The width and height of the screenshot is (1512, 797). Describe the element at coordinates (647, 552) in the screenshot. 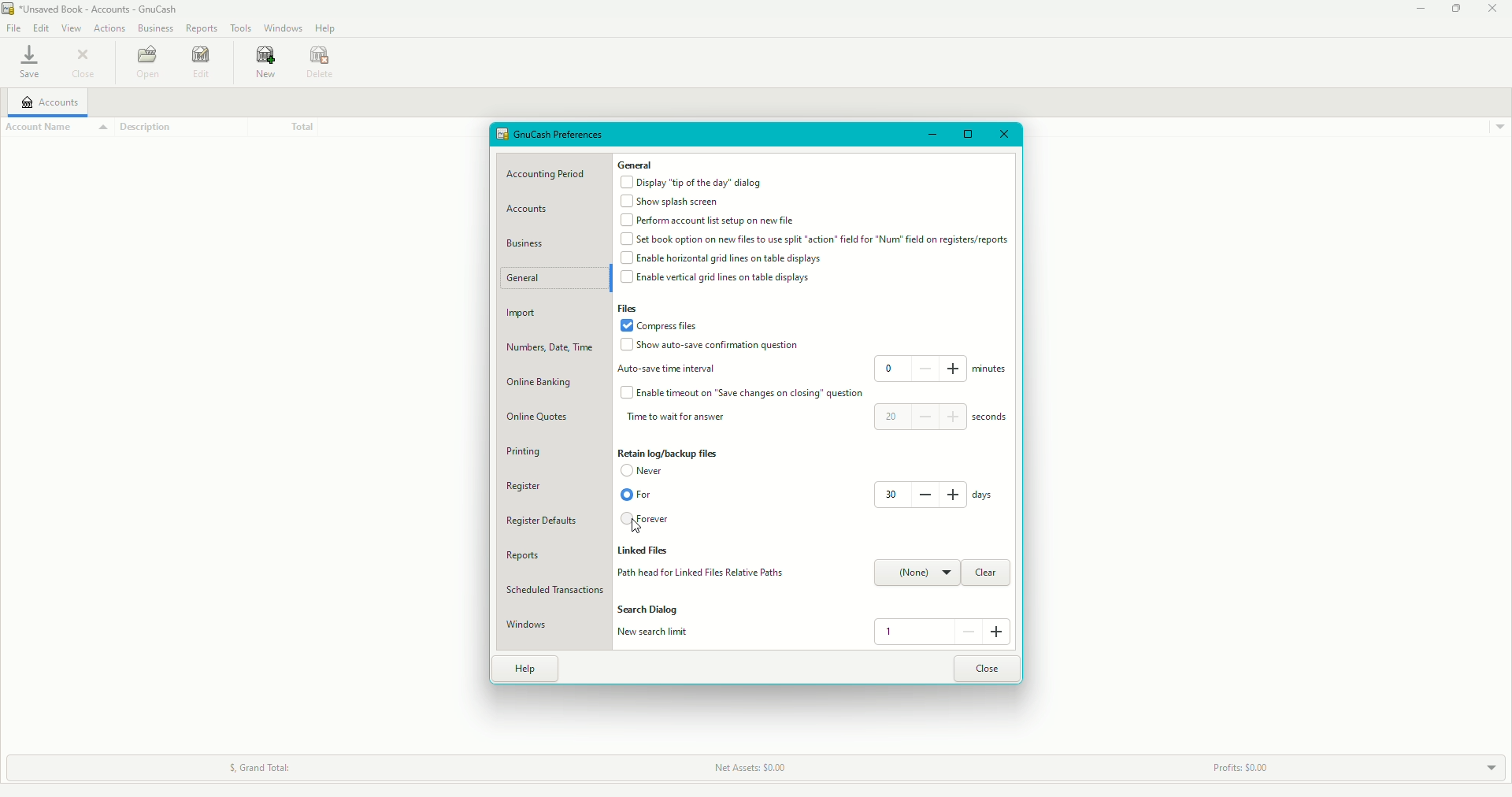

I see `Liked files` at that location.